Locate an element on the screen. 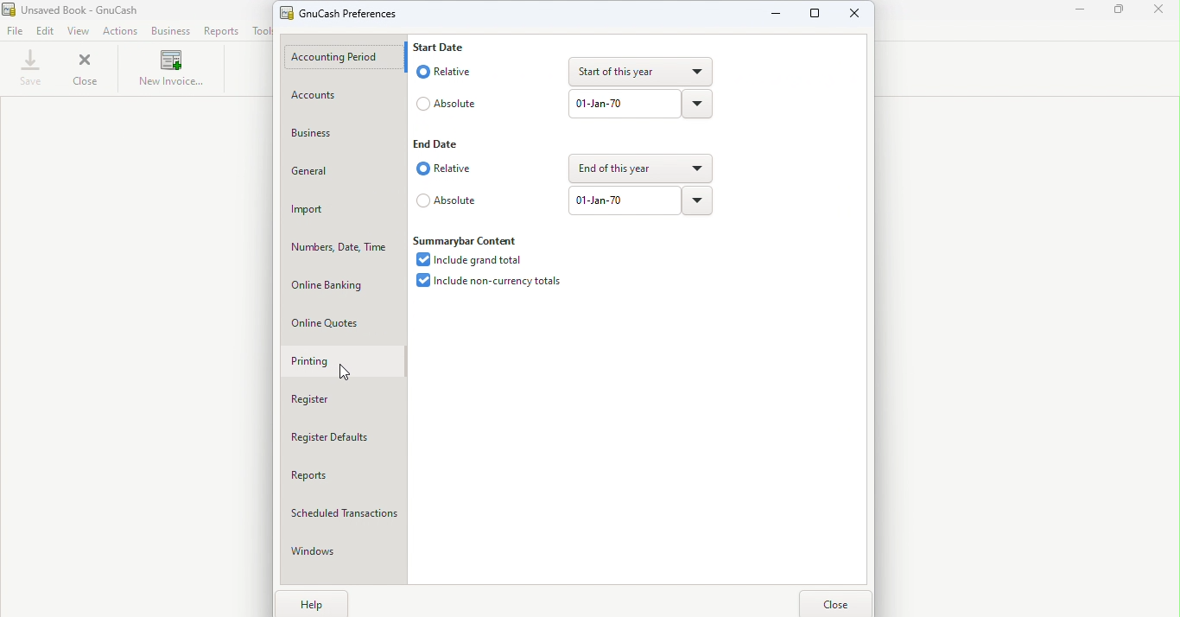  Maximize is located at coordinates (815, 15).